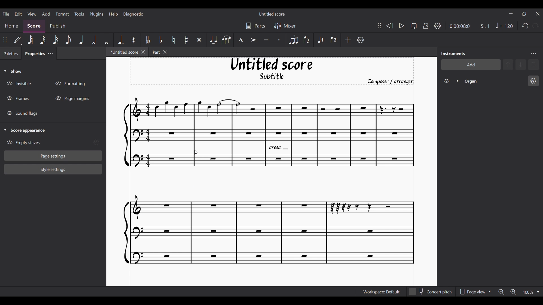 The image size is (543, 305). I want to click on Subtitle, so click(273, 78).